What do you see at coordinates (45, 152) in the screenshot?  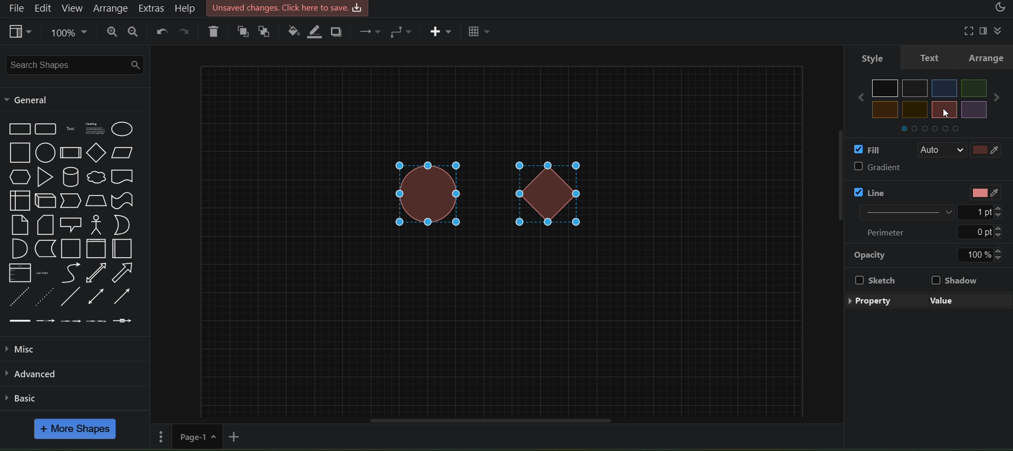 I see `Circle` at bounding box center [45, 152].